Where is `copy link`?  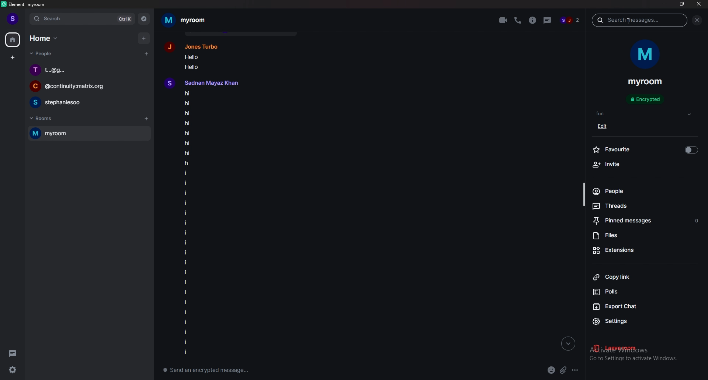
copy link is located at coordinates (630, 277).